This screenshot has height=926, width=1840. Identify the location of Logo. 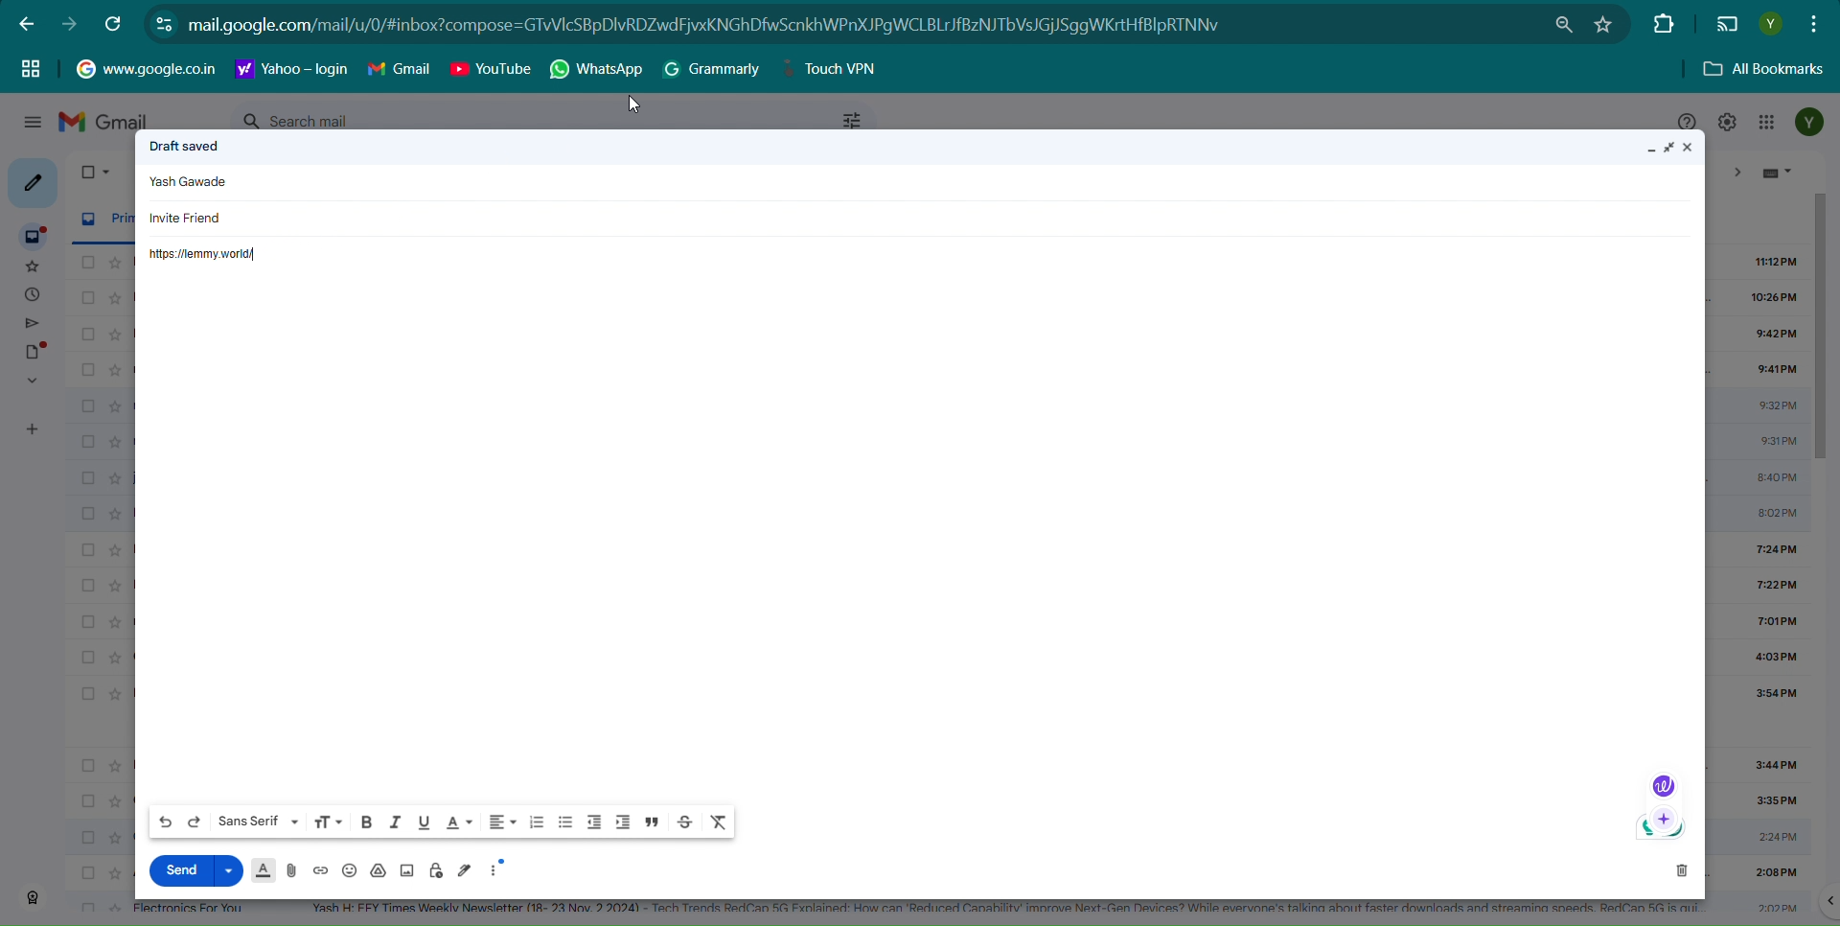
(1662, 785).